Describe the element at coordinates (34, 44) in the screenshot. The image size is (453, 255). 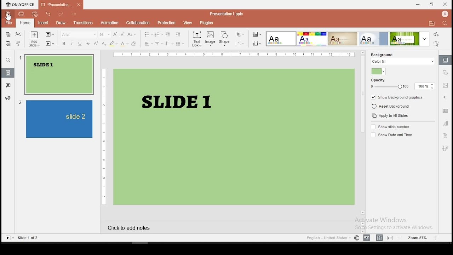
I see `add slide with theme` at that location.